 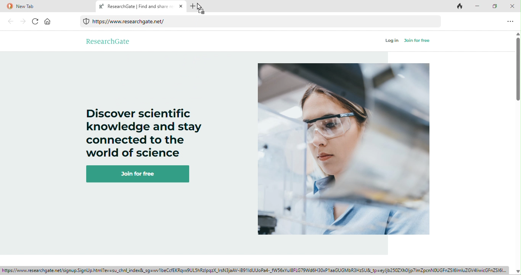 What do you see at coordinates (194, 6) in the screenshot?
I see `add` at bounding box center [194, 6].